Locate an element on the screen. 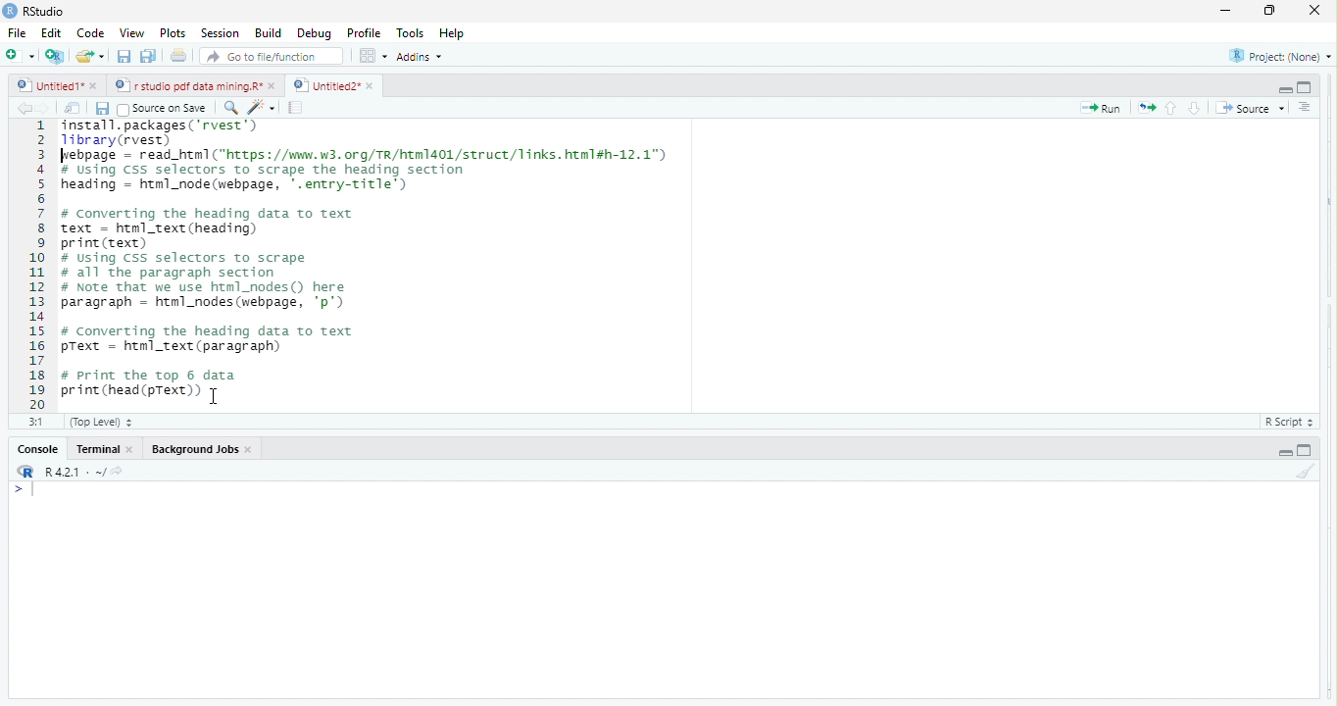  SESTATE. PELEIgESL. Vewes J
Tibrary(rvest)|

Febpage = read_htm1 (https: //mm.w3. org/TR/htm1401/struct/Tinks. html#h-12.1")
# Using Css selectors to scrape the heading section

heading = html_node (webpage, '.entry-title')

# Converting the heading data to text

text = htnl_text (heading)

print (text)

# using Css selectors to scrape

# all the paragraph section

# Note that we use html_nodes() here

paragraph = html_nodes (webpage, 'p')

# Converting the heading data to text

pText = html_text (paragraph)

# Print the top 6 data

pl by -silhary-. +304 is located at coordinates (431, 263).